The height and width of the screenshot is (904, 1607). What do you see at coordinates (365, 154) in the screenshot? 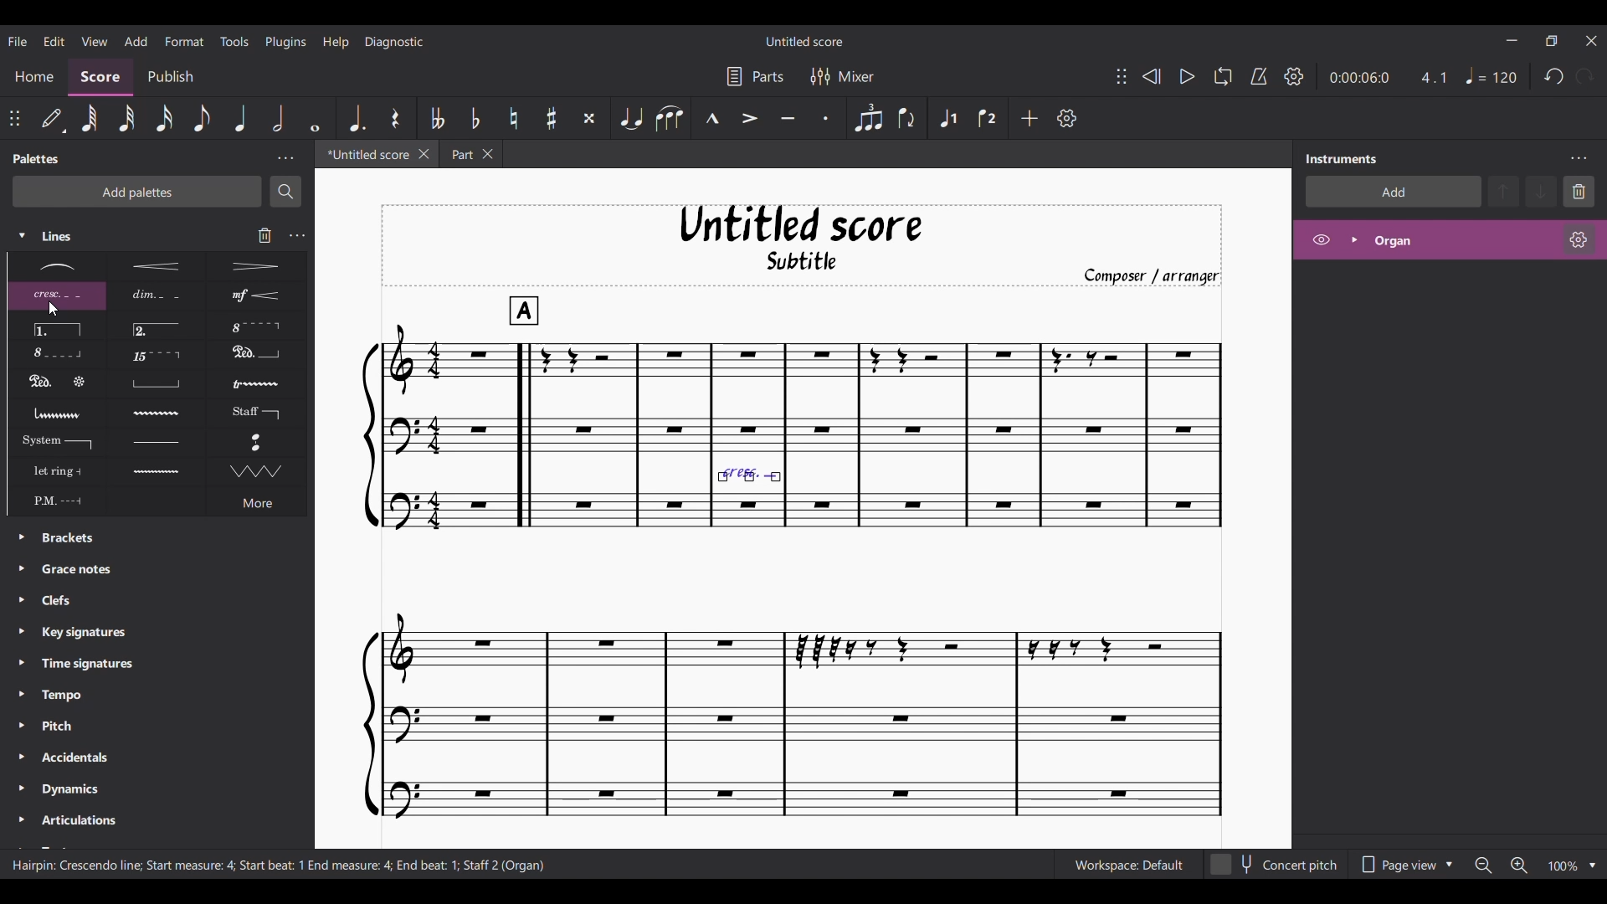
I see `Current tab` at bounding box center [365, 154].